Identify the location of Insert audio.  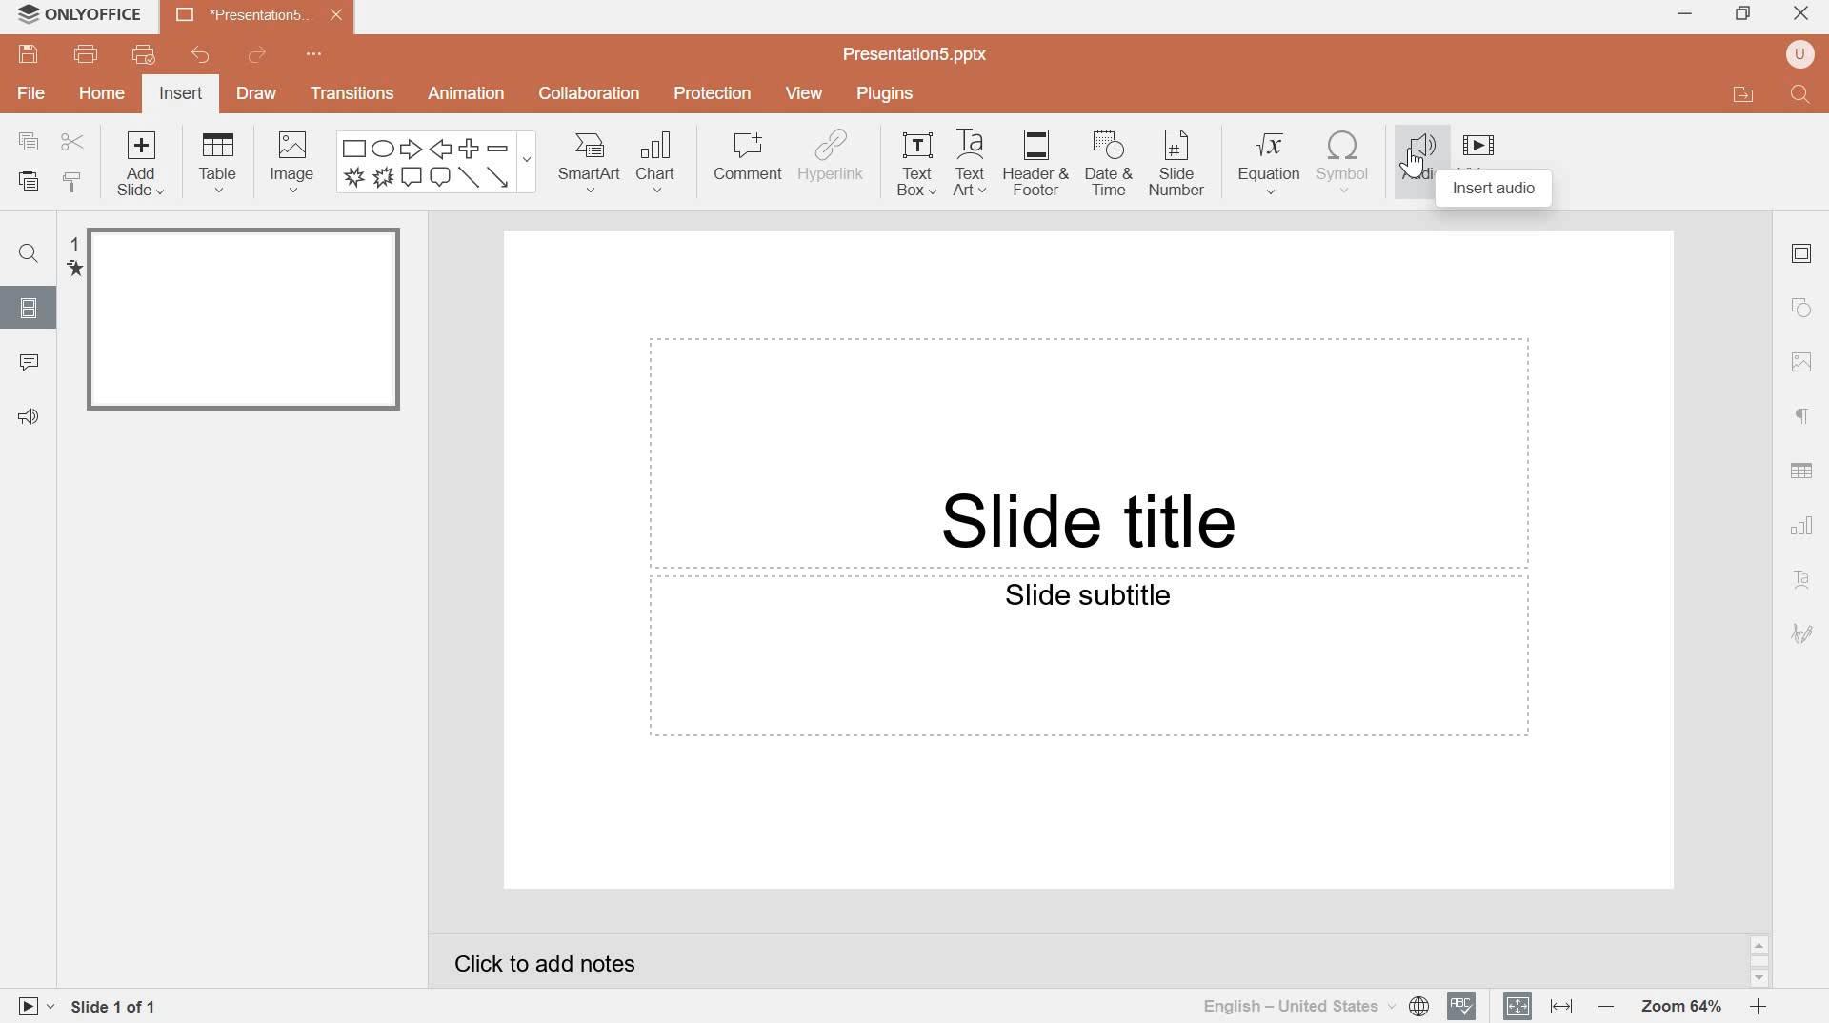
(1495, 190).